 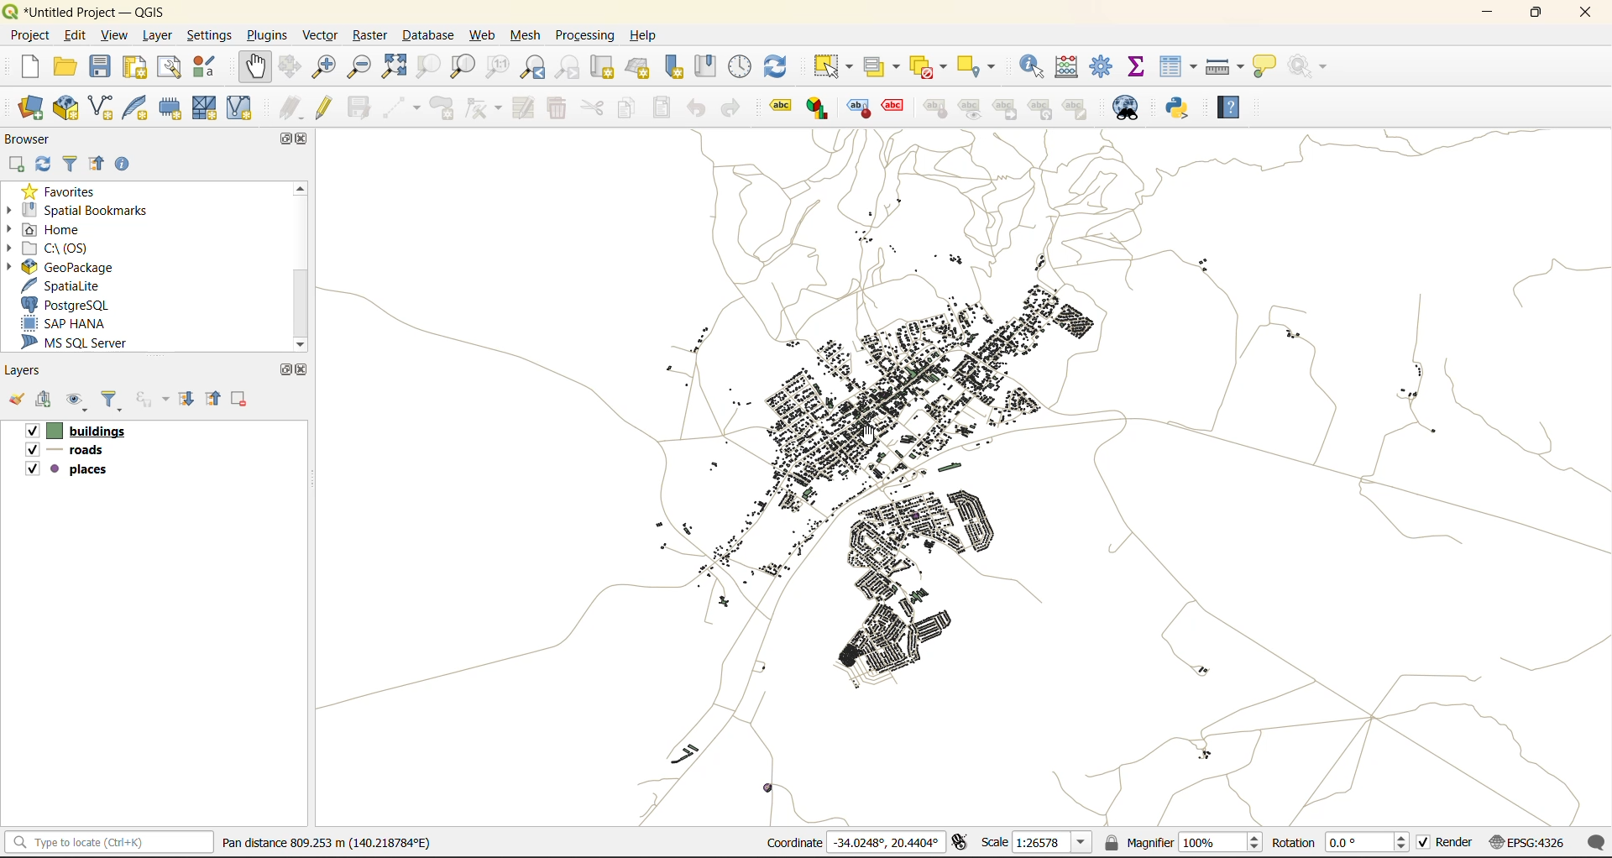 What do you see at coordinates (14, 165) in the screenshot?
I see `add` at bounding box center [14, 165].